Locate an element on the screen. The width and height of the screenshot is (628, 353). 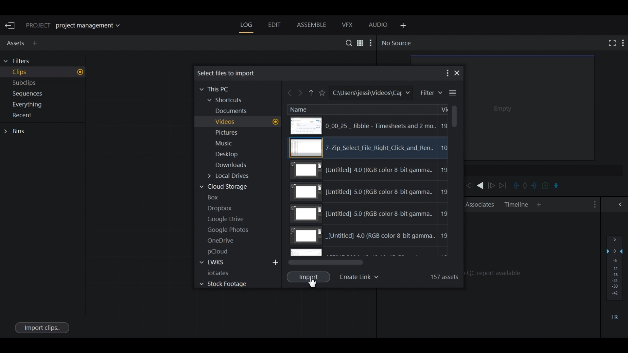
Import is located at coordinates (309, 277).